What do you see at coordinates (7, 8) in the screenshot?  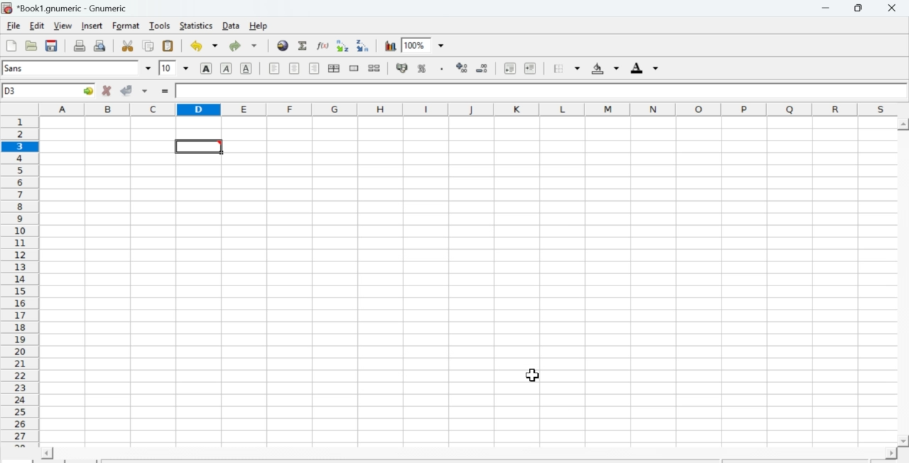 I see `icon` at bounding box center [7, 8].